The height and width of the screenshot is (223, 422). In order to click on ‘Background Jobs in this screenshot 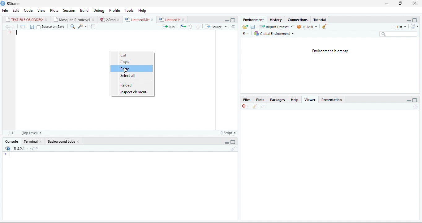, I will do `click(60, 141)`.